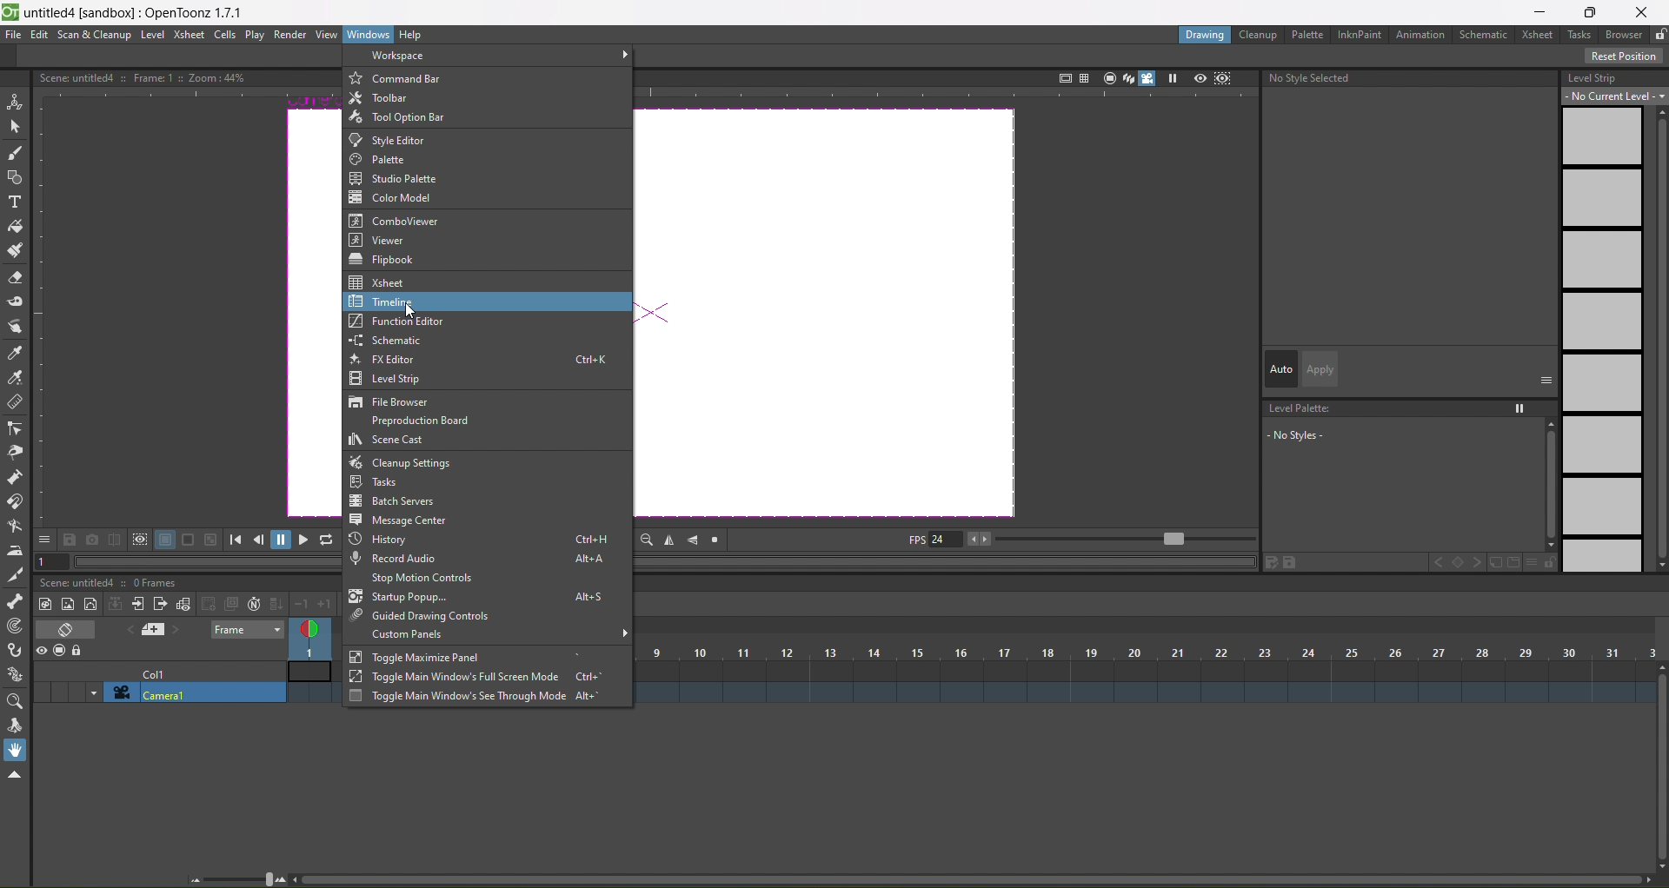  What do you see at coordinates (412, 57) in the screenshot?
I see `workspace` at bounding box center [412, 57].